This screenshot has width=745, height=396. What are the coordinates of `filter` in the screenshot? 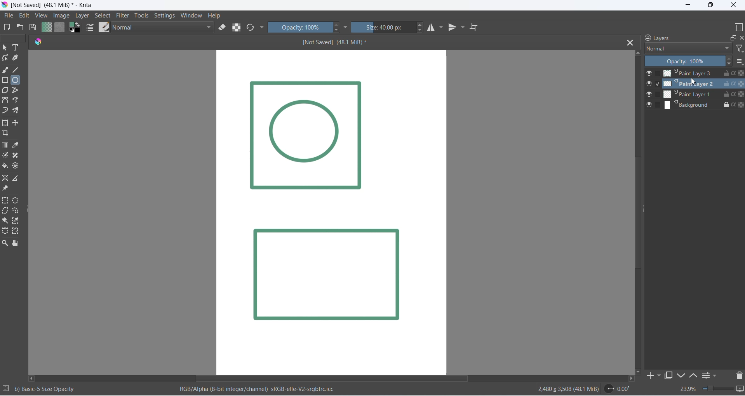 It's located at (121, 16).